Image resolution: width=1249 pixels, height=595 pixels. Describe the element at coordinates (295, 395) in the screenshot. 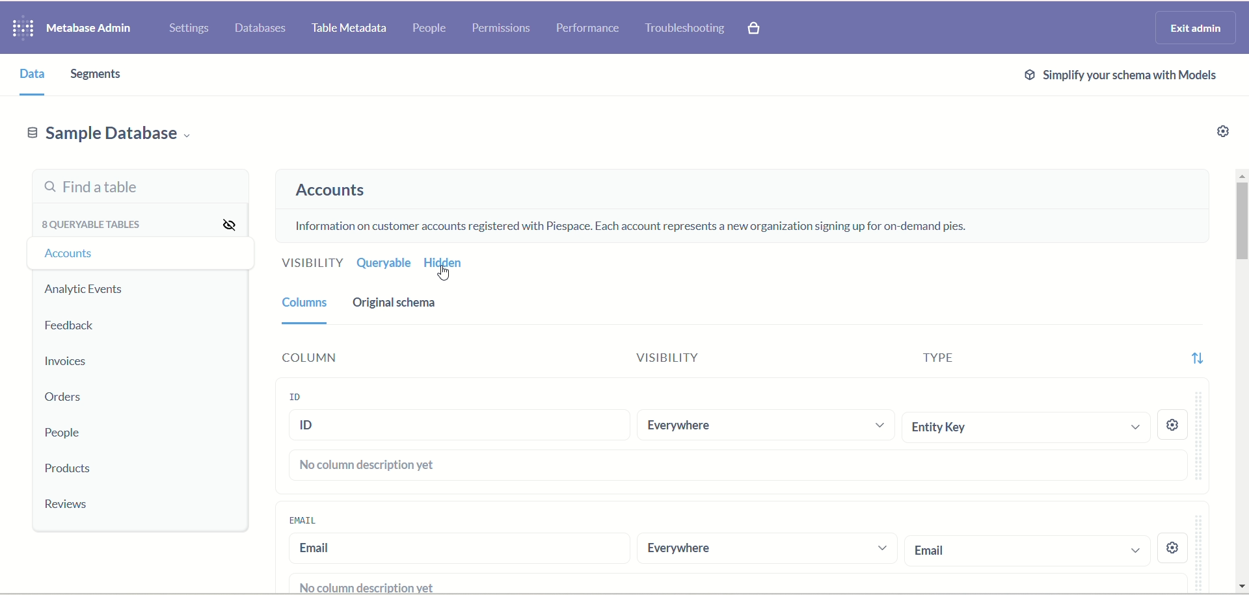

I see `ID` at that location.